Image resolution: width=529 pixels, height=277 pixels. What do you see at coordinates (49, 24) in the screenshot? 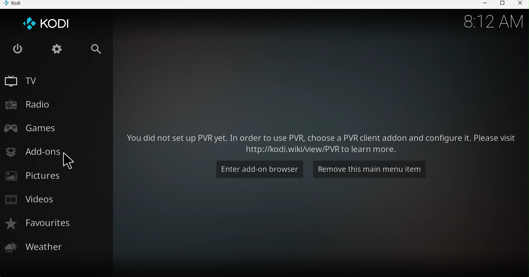
I see `KODI icon` at bounding box center [49, 24].